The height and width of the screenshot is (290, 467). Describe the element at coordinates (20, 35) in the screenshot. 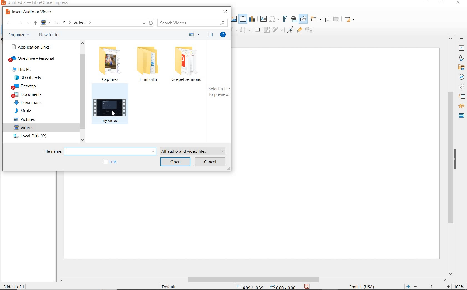

I see `ORGANIZE` at that location.